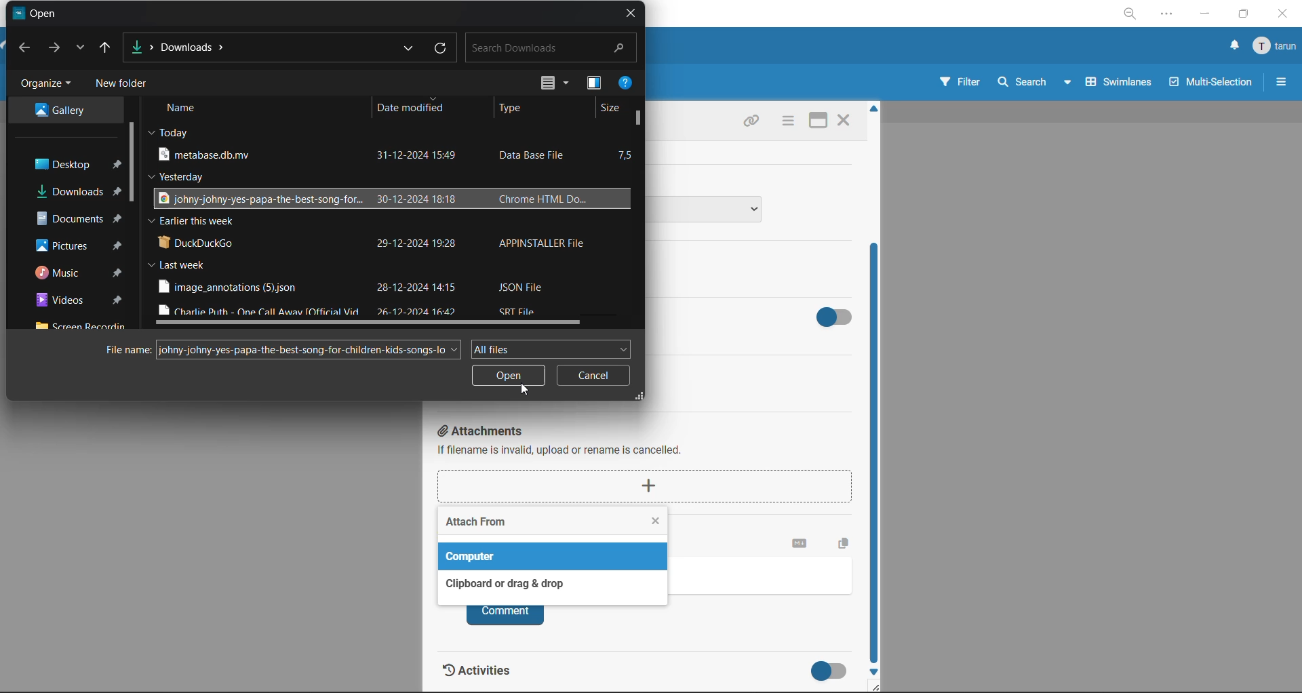  I want to click on close, so click(843, 122).